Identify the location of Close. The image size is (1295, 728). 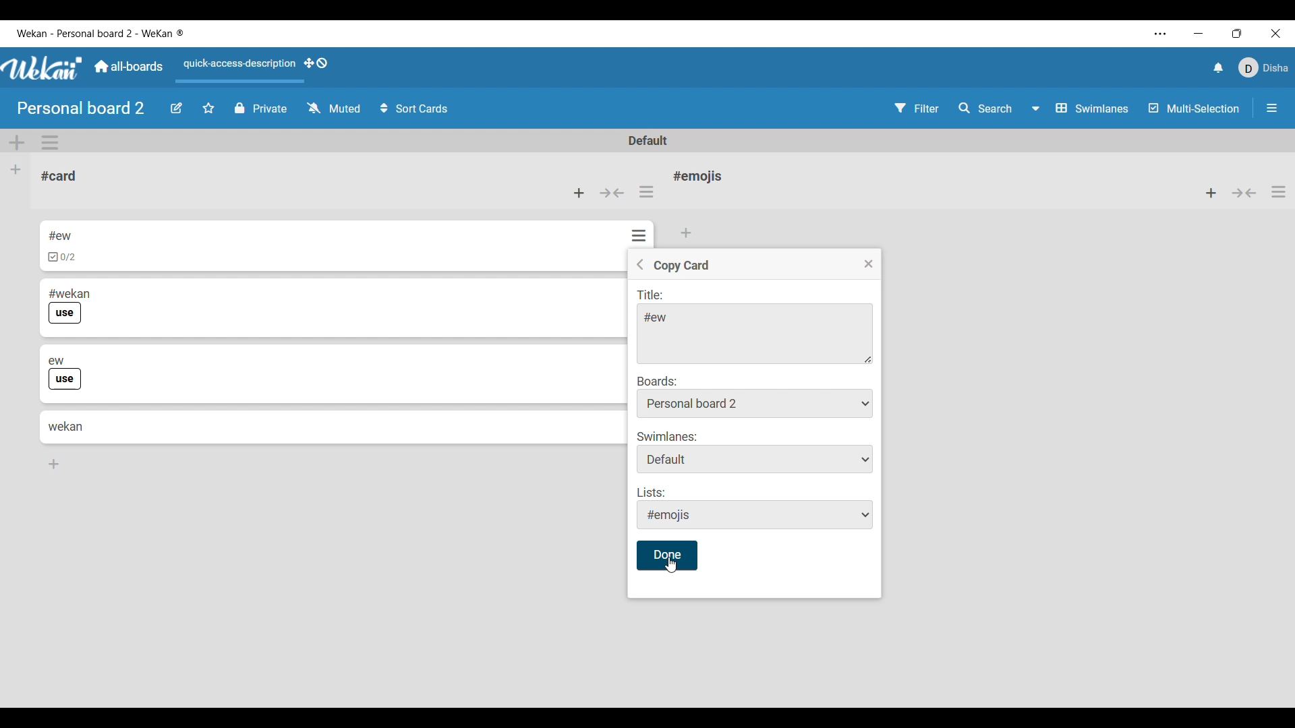
(869, 264).